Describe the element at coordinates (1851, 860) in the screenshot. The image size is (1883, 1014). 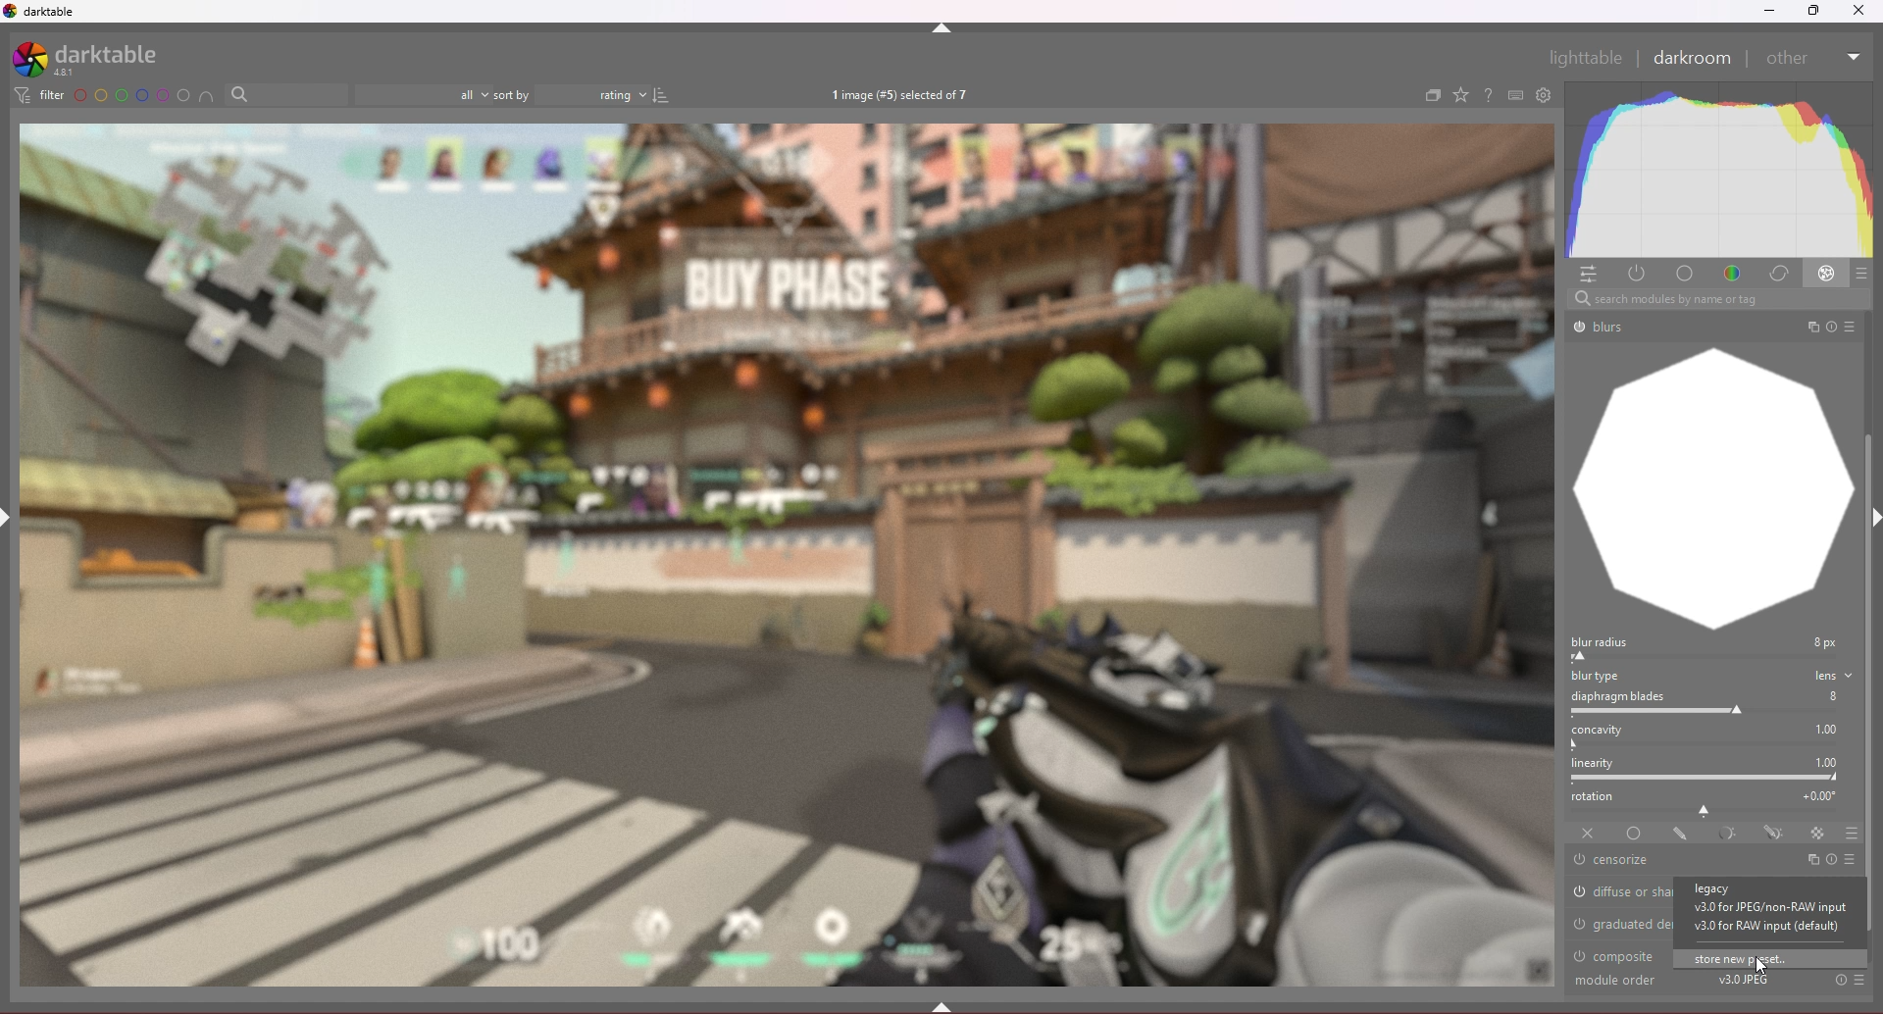
I see `presets` at that location.